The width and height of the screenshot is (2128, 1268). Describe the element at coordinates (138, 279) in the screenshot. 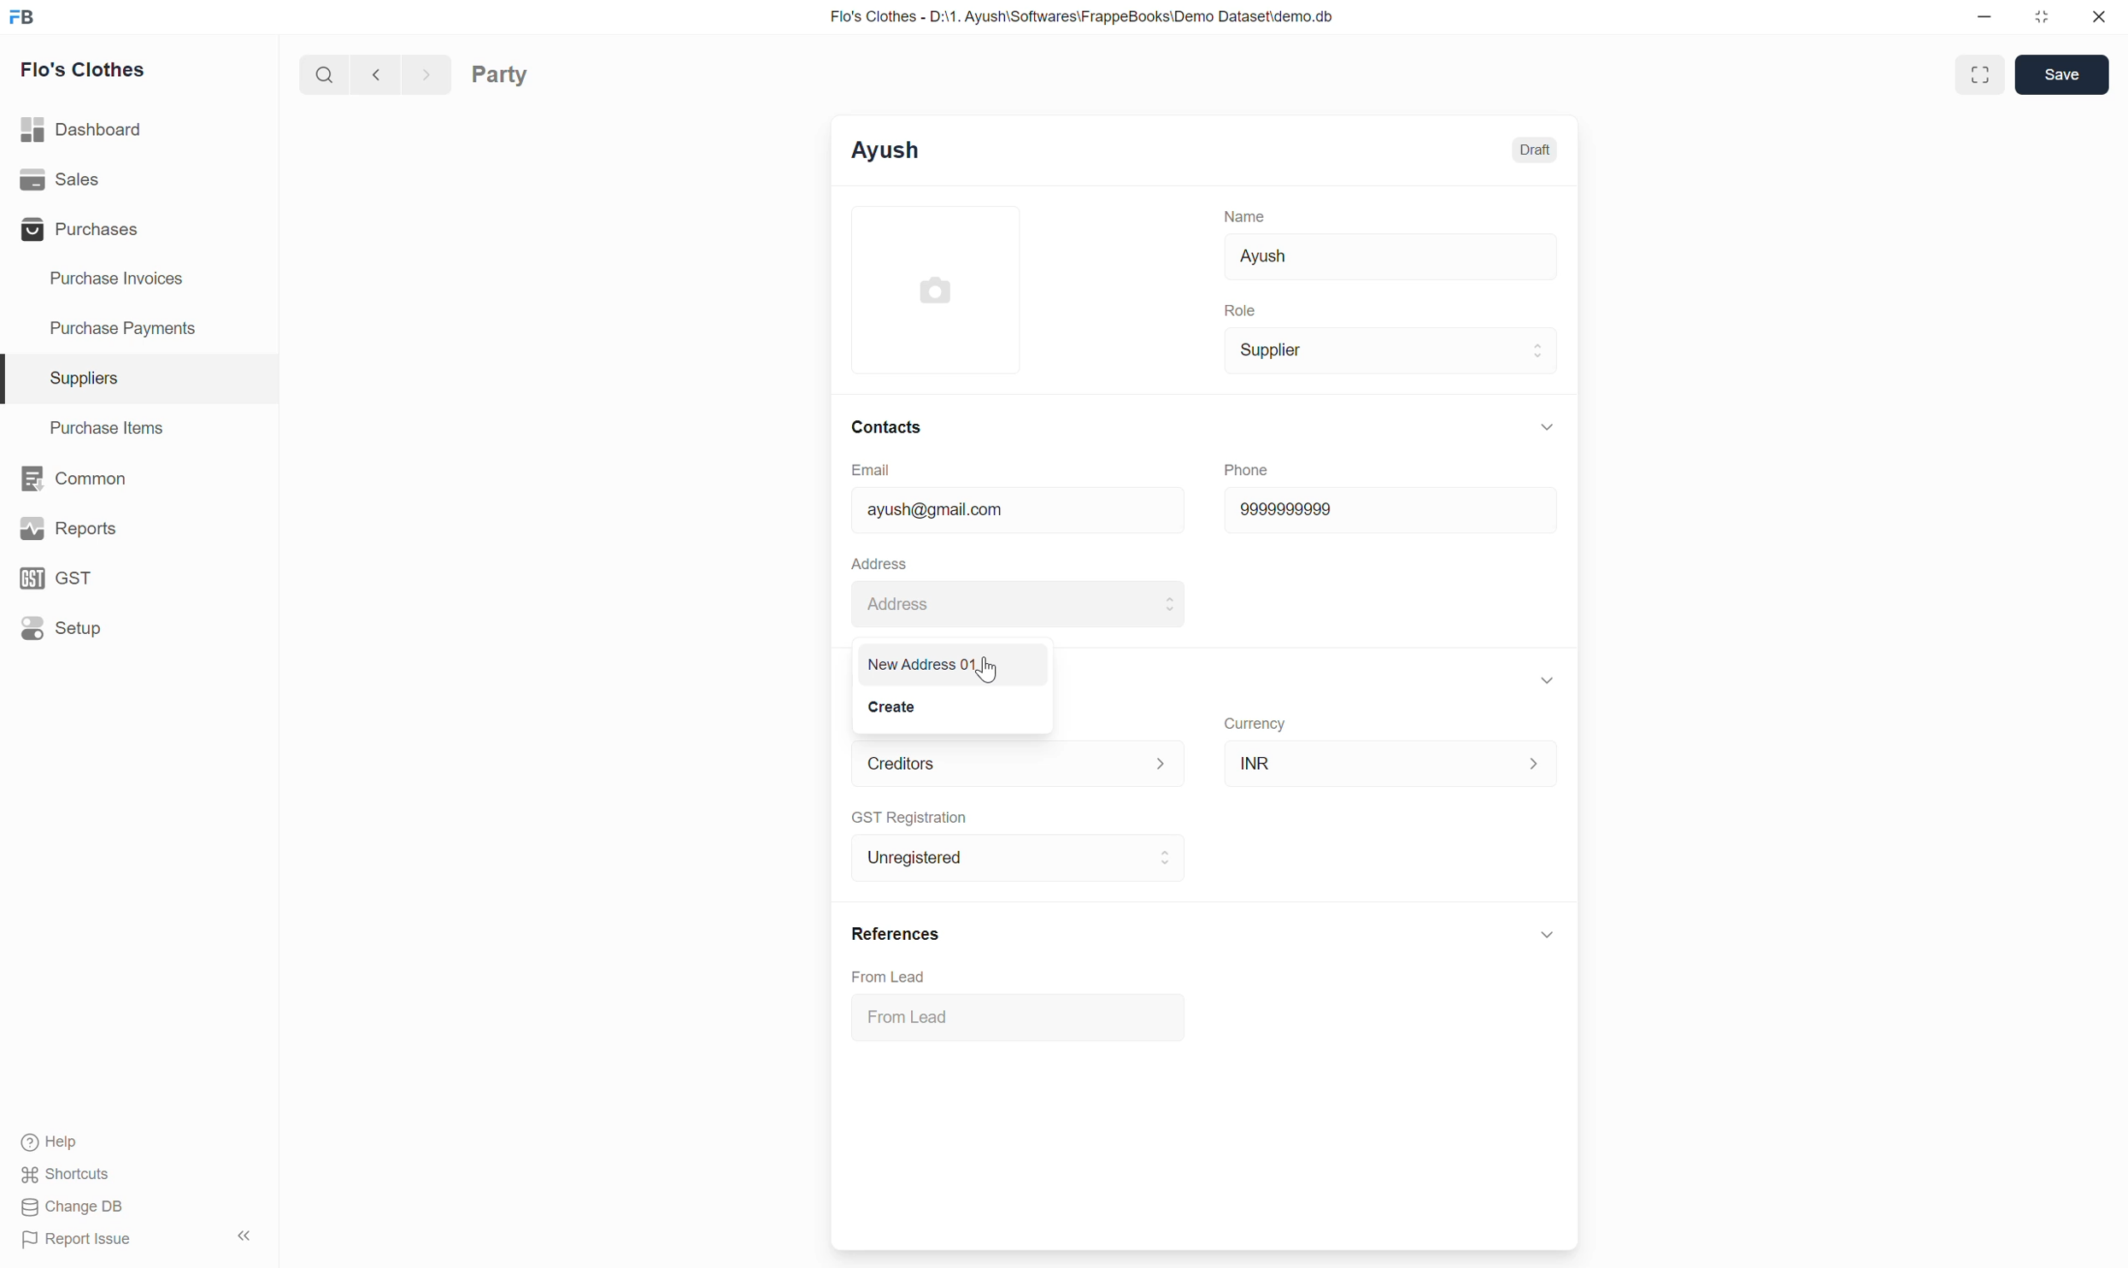

I see `Purchase Invoices` at that location.